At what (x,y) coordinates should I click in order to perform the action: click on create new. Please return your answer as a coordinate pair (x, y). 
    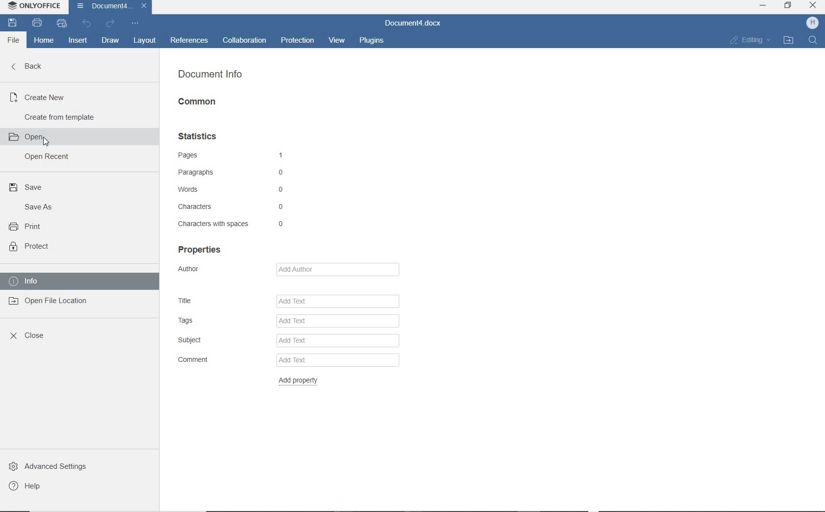
    Looking at the image, I should click on (37, 97).